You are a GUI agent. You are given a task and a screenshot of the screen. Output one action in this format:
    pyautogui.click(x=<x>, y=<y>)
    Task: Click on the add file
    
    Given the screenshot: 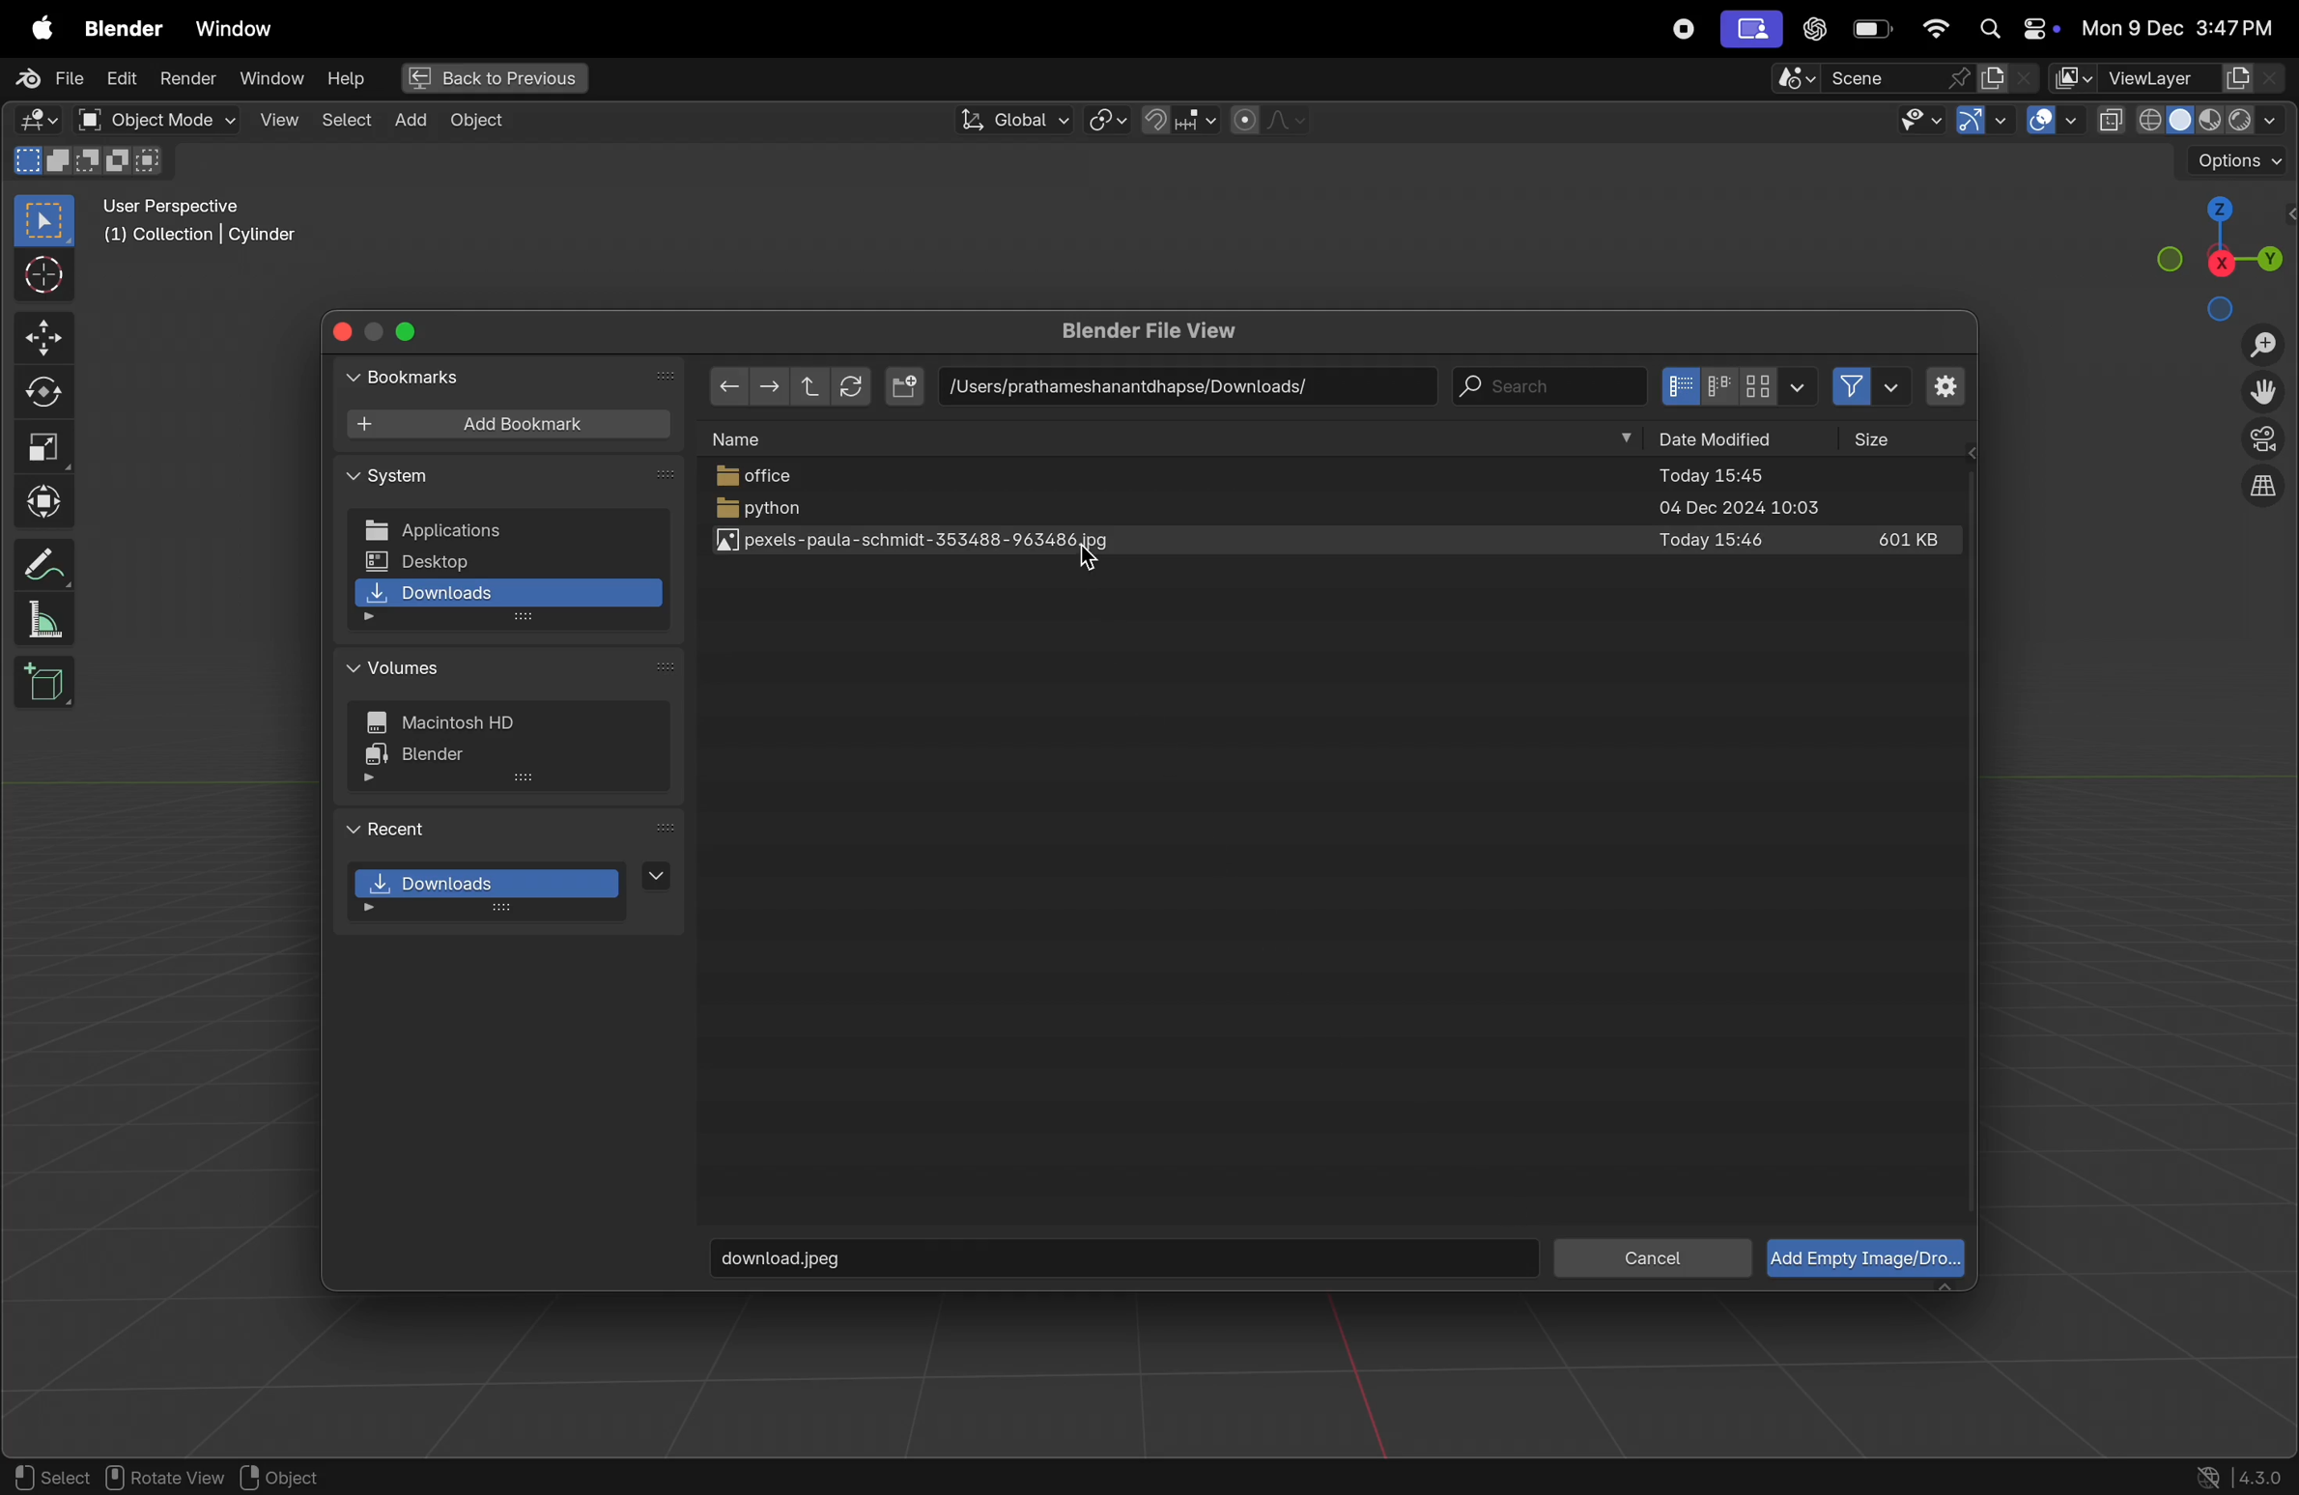 What is the action you would take?
    pyautogui.click(x=904, y=386)
    